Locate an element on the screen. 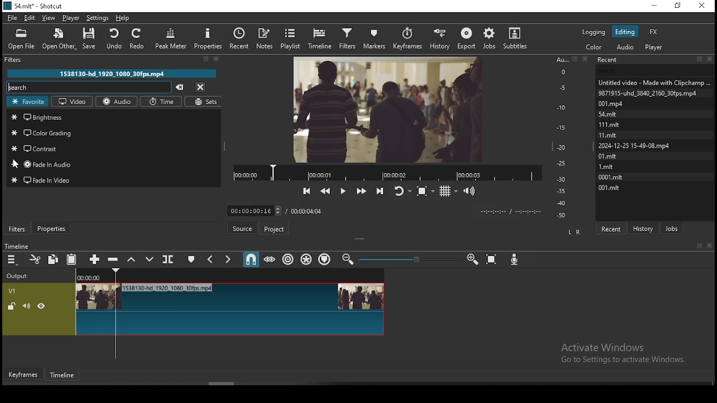 This screenshot has width=717, height=403. help is located at coordinates (123, 18).